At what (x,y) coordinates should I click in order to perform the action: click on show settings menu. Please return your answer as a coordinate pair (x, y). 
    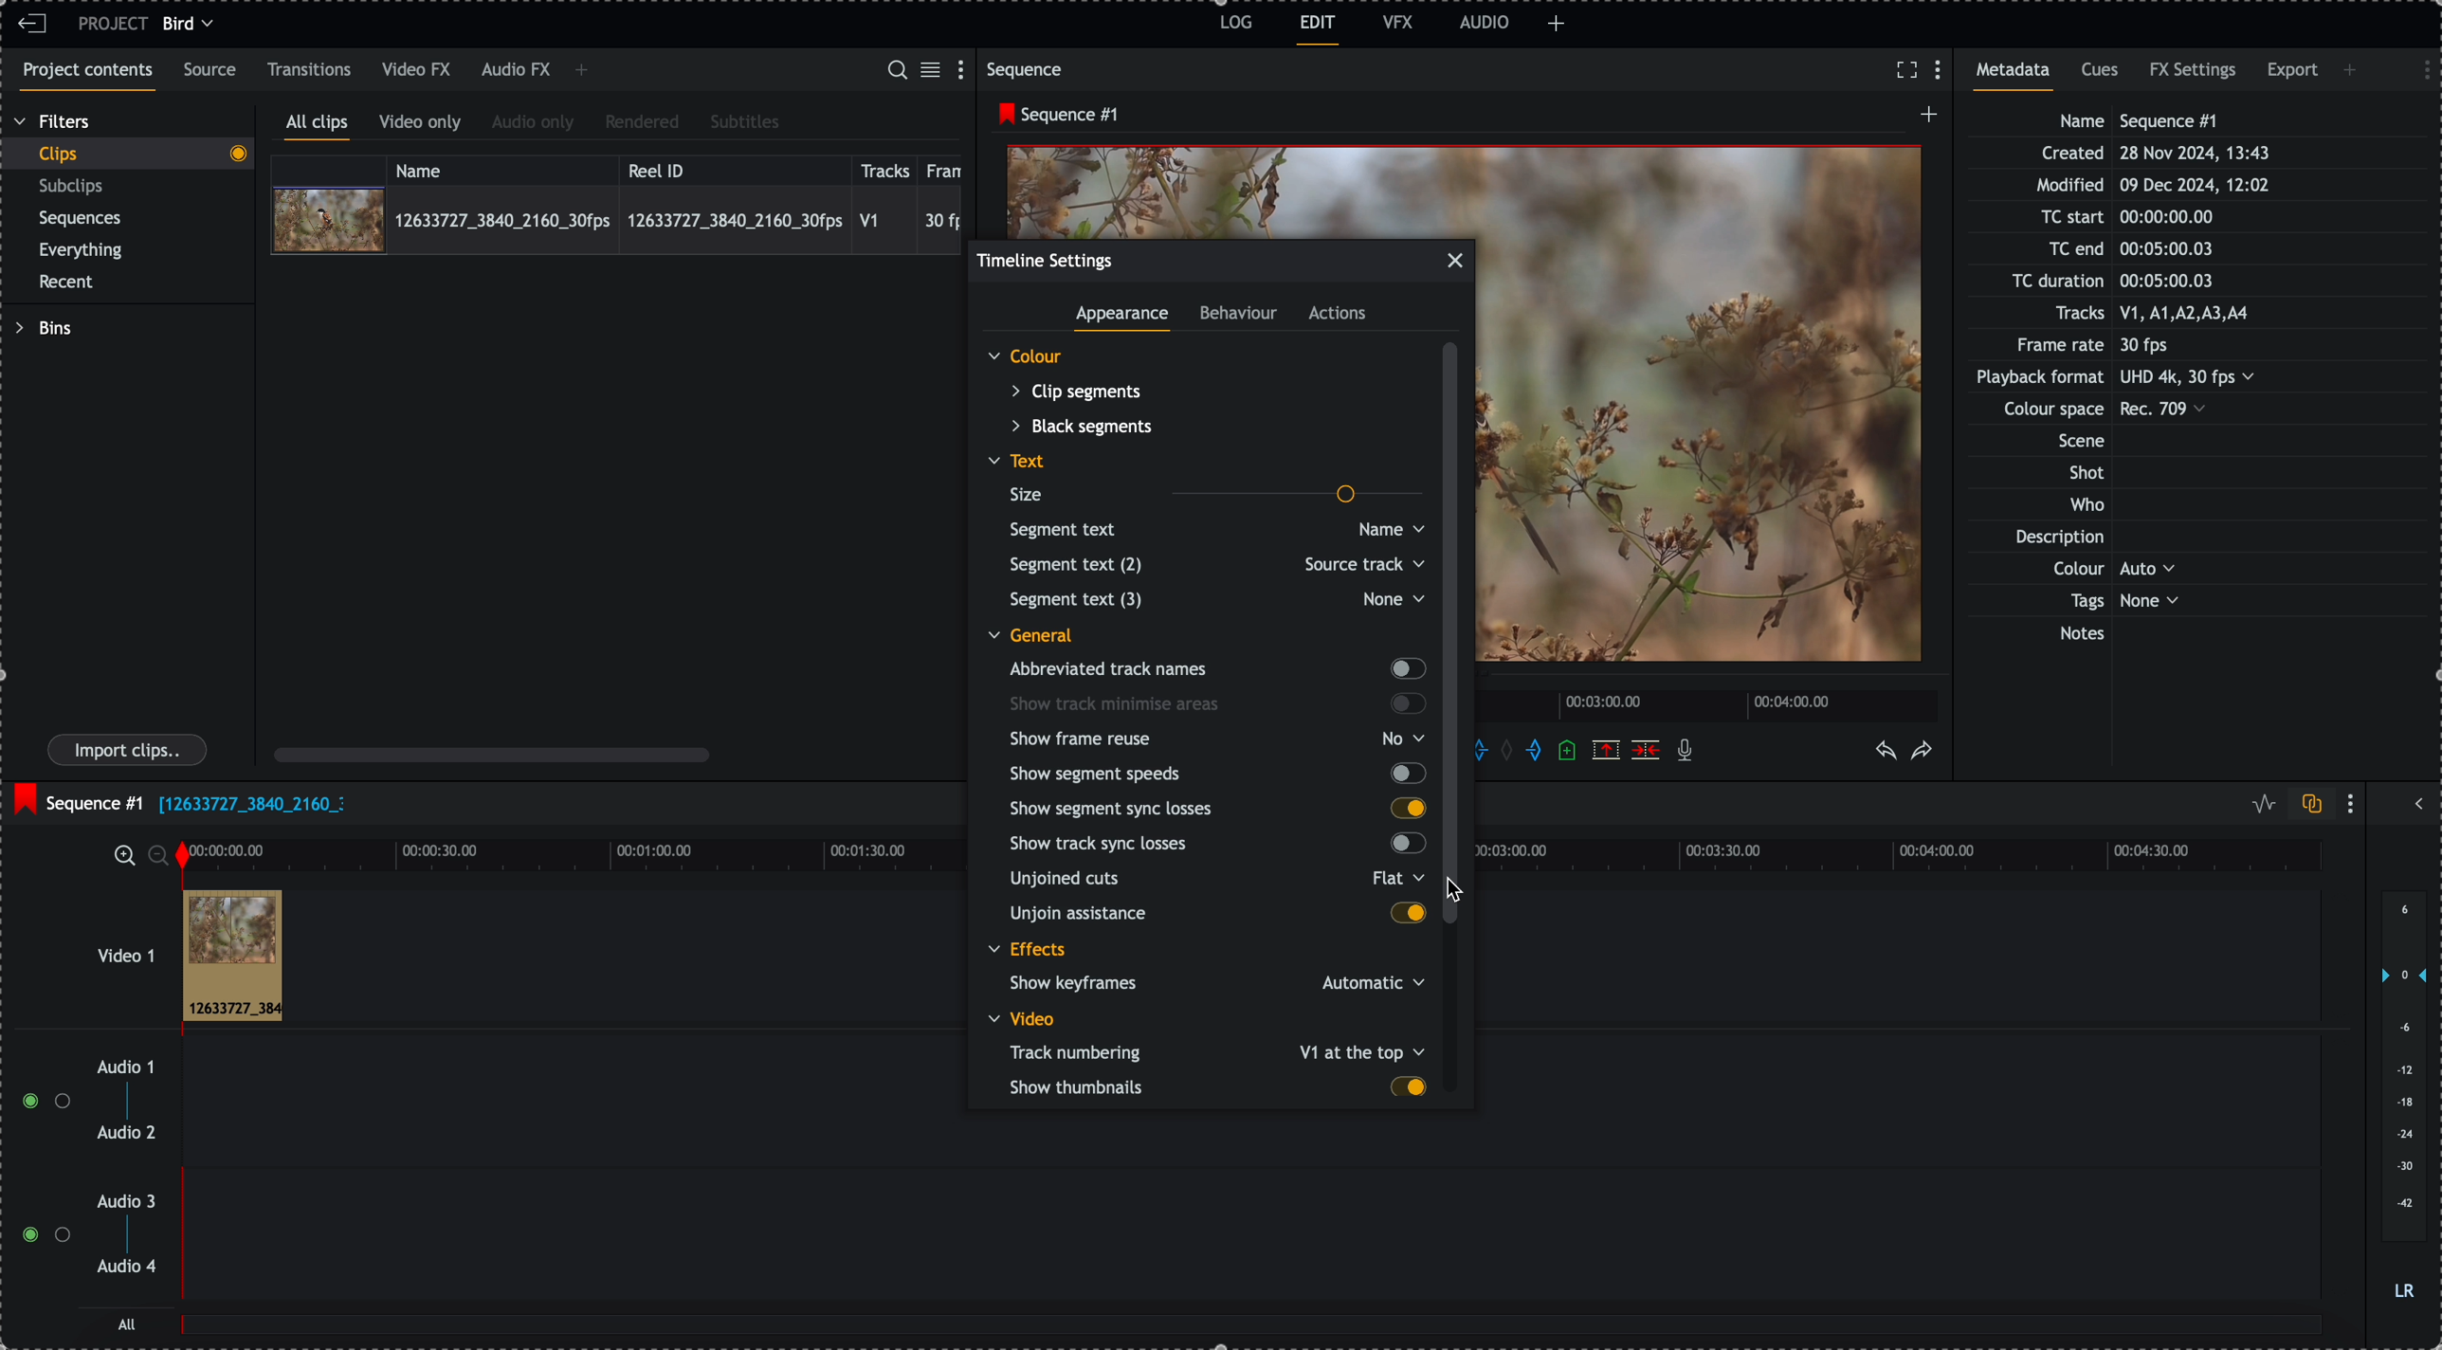
    Looking at the image, I should click on (2417, 67).